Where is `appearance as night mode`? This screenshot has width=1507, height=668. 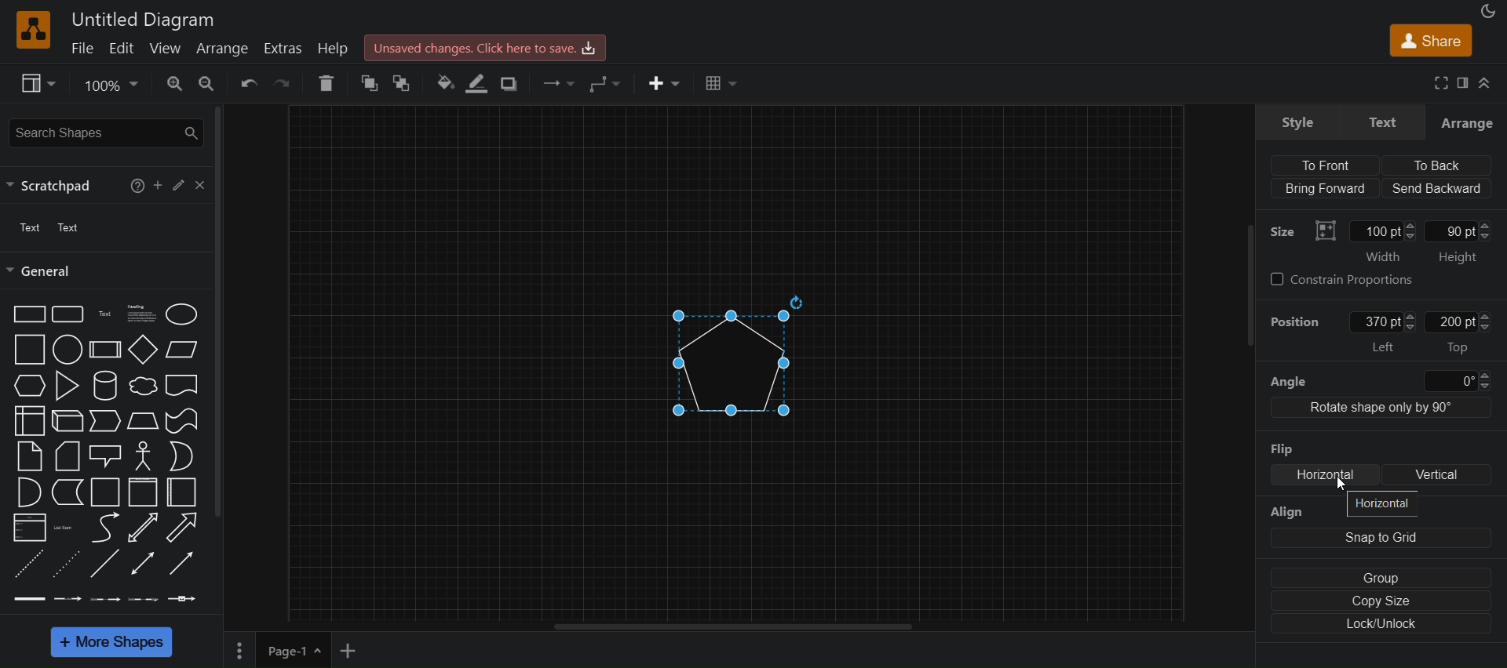
appearance as night mode is located at coordinates (1489, 11).